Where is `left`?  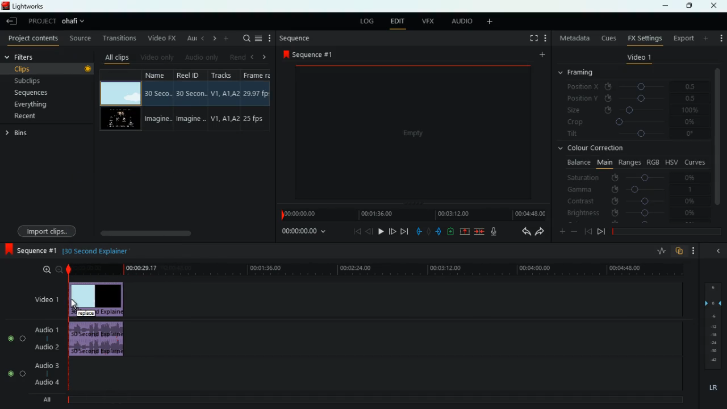 left is located at coordinates (203, 39).